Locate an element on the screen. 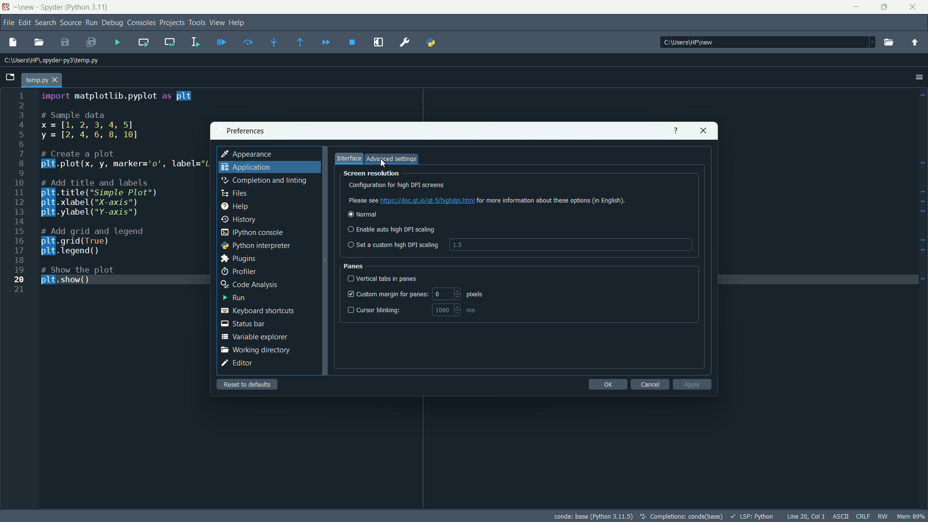  1.5 is located at coordinates (457, 246).